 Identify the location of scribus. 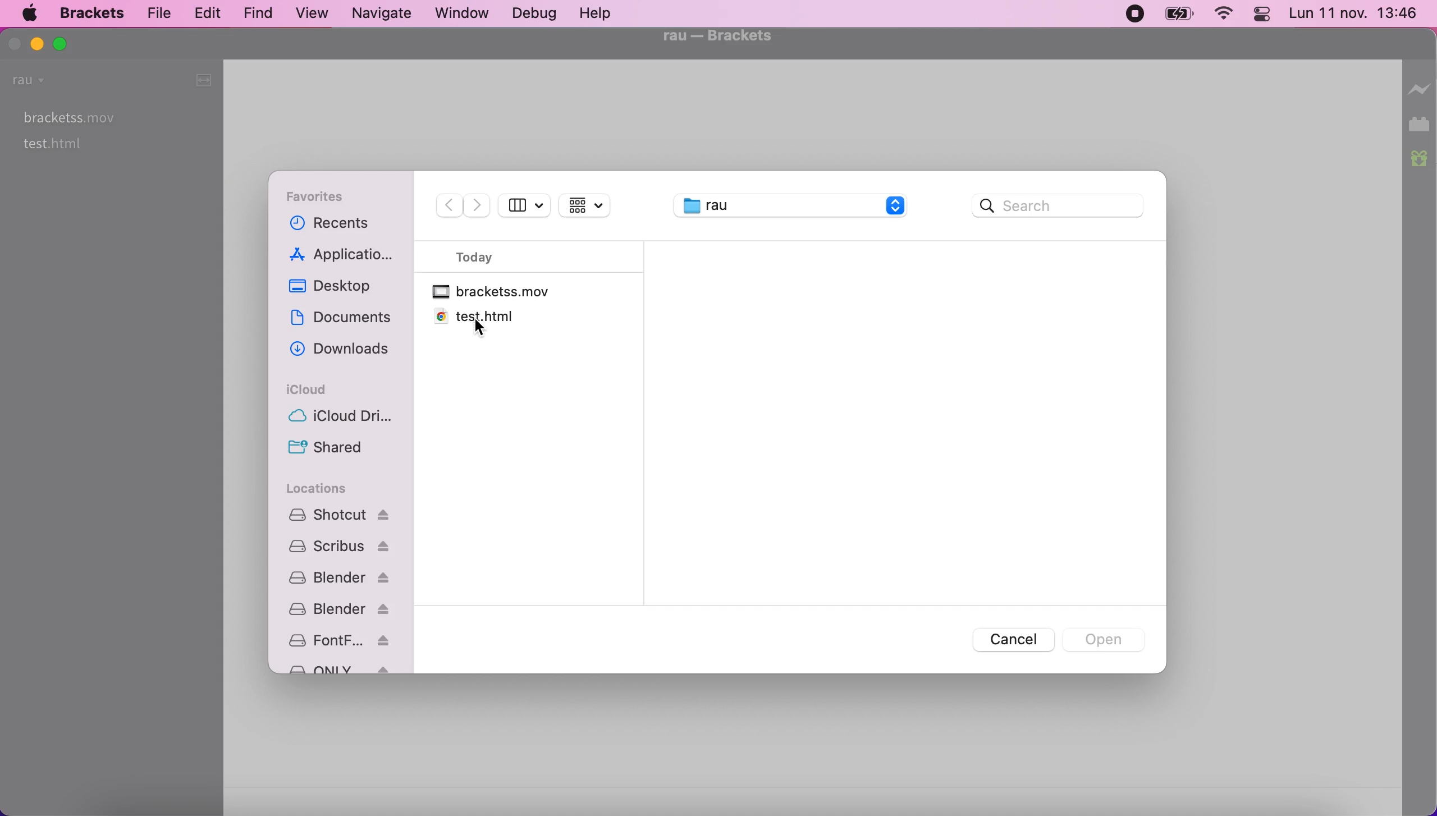
(345, 547).